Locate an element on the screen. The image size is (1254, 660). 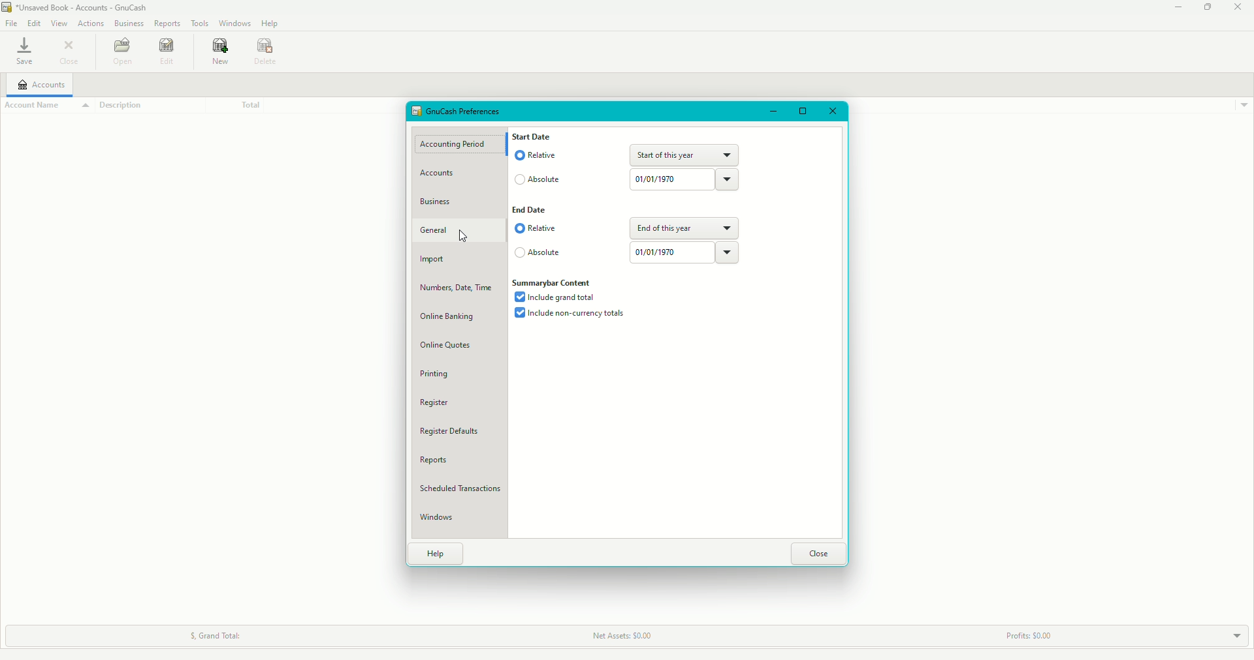
save is located at coordinates (21, 52).